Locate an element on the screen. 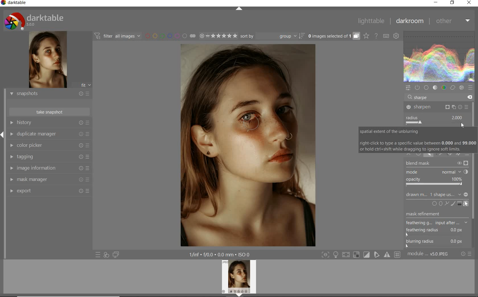  waveform is located at coordinates (439, 57).